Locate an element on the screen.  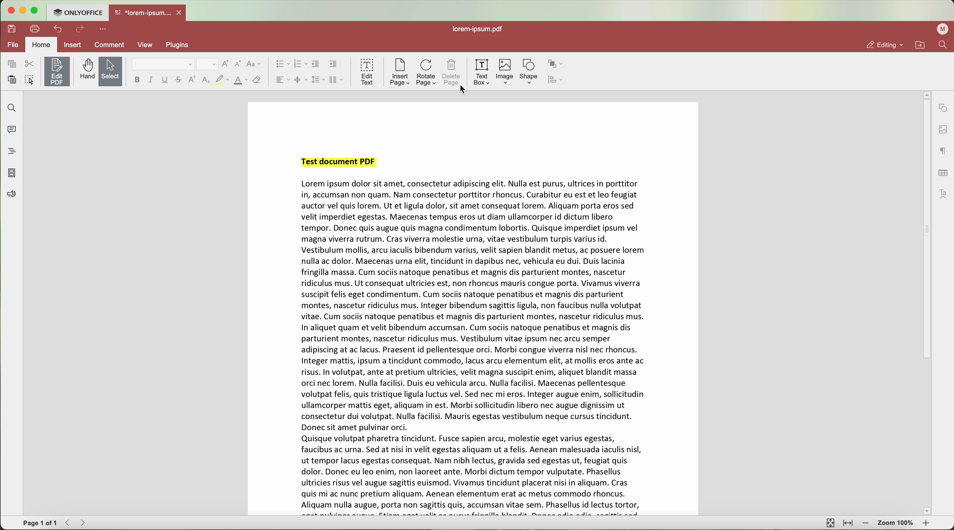
fit to width is located at coordinates (848, 523).